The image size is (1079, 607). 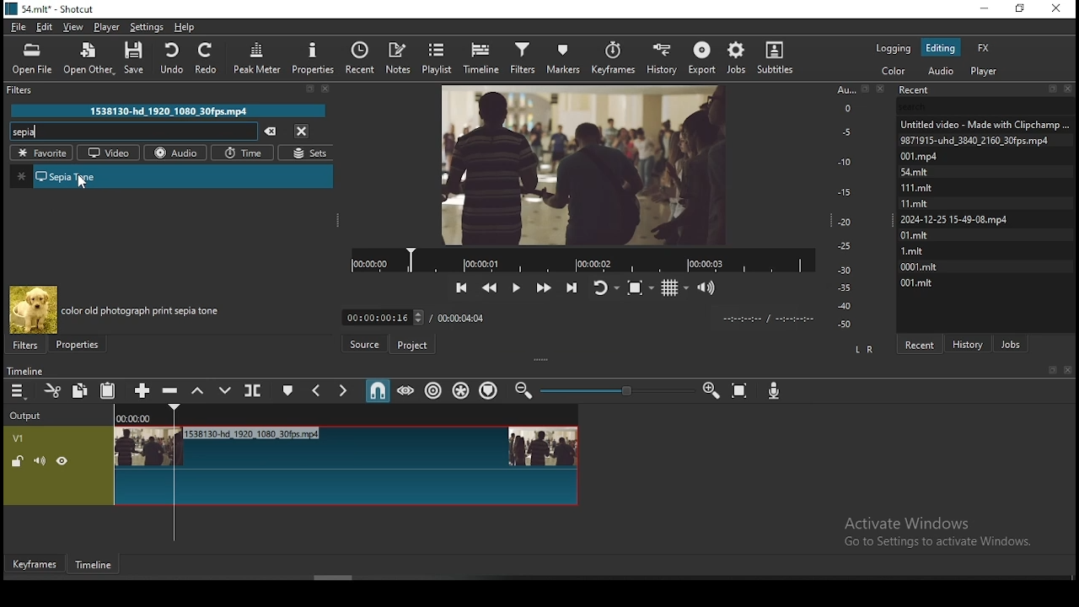 What do you see at coordinates (365, 344) in the screenshot?
I see `source` at bounding box center [365, 344].